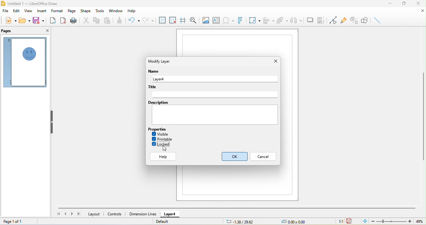 The width and height of the screenshot is (426, 225). I want to click on cut, so click(85, 20).